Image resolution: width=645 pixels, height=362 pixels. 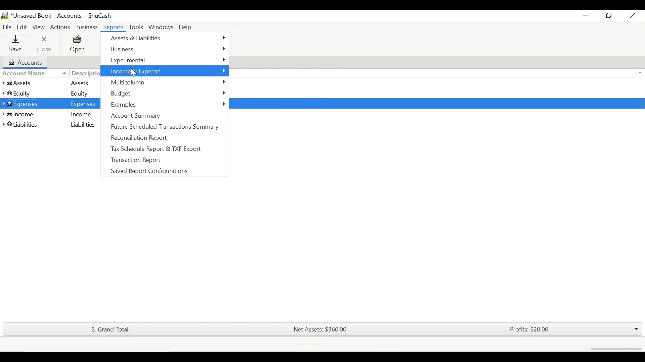 I want to click on File, so click(x=6, y=26).